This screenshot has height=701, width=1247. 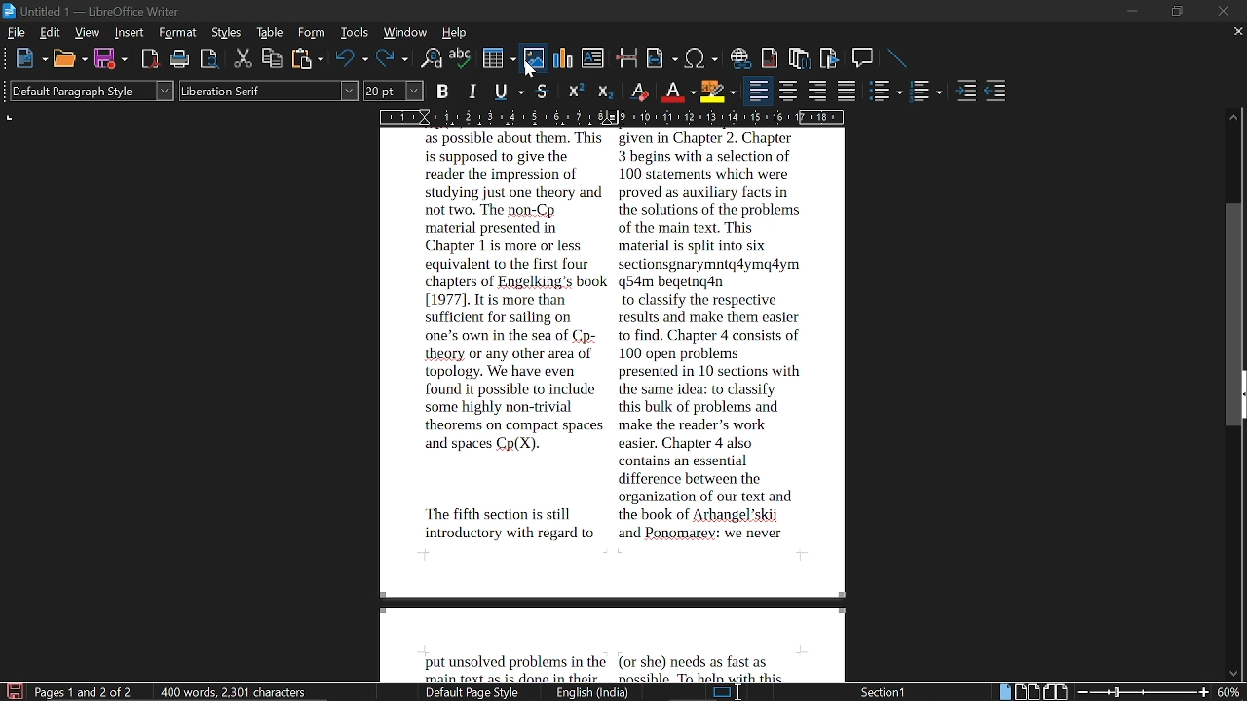 What do you see at coordinates (594, 58) in the screenshot?
I see `insert text` at bounding box center [594, 58].